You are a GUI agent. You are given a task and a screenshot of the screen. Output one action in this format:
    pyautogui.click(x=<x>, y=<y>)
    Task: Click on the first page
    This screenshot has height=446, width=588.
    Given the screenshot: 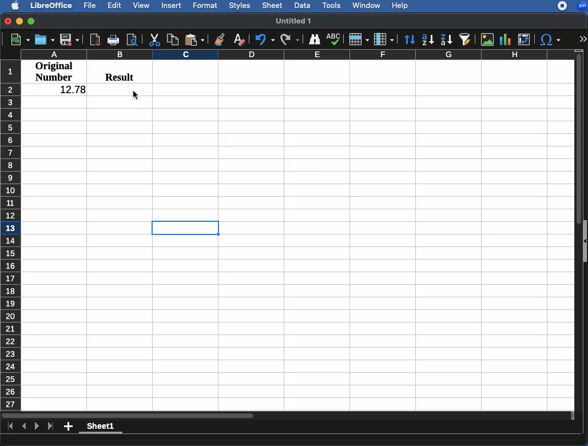 What is the action you would take?
    pyautogui.click(x=11, y=427)
    